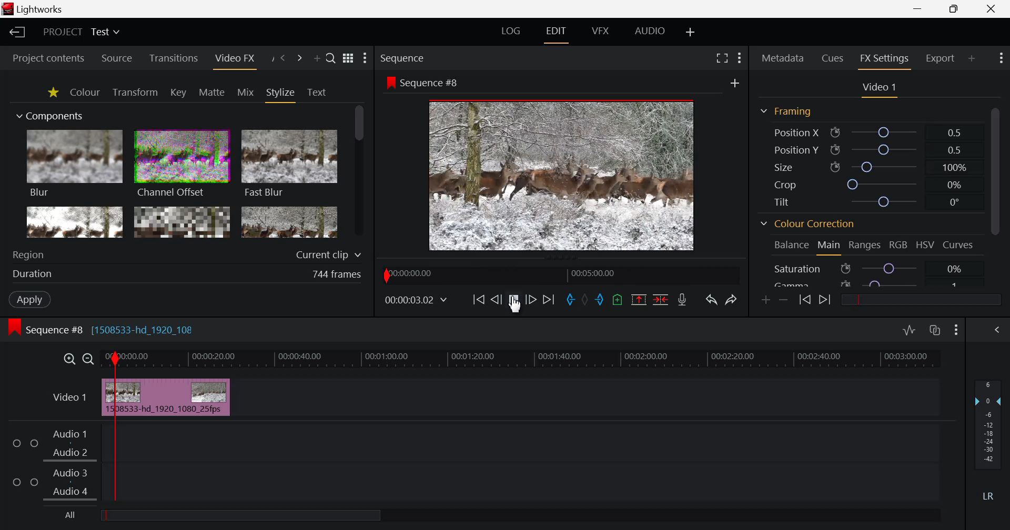 Image resolution: width=1010 pixels, height=530 pixels. What do you see at coordinates (571, 300) in the screenshot?
I see `Mark In` at bounding box center [571, 300].